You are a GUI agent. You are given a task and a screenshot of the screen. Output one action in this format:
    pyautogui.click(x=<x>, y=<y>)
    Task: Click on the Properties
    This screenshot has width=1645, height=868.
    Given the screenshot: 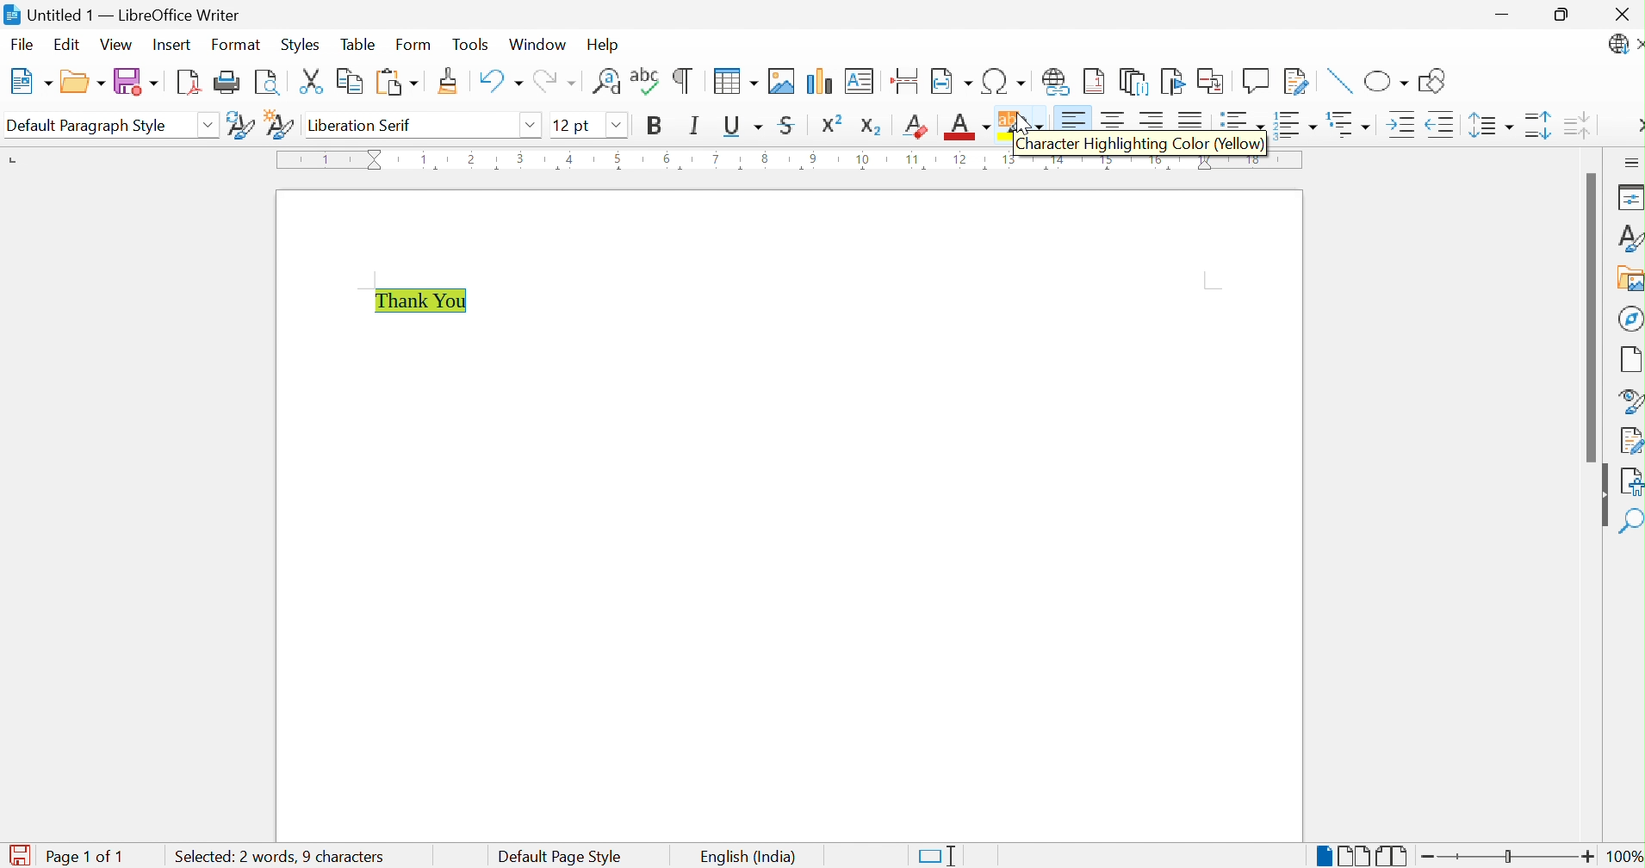 What is the action you would take?
    pyautogui.click(x=1628, y=198)
    